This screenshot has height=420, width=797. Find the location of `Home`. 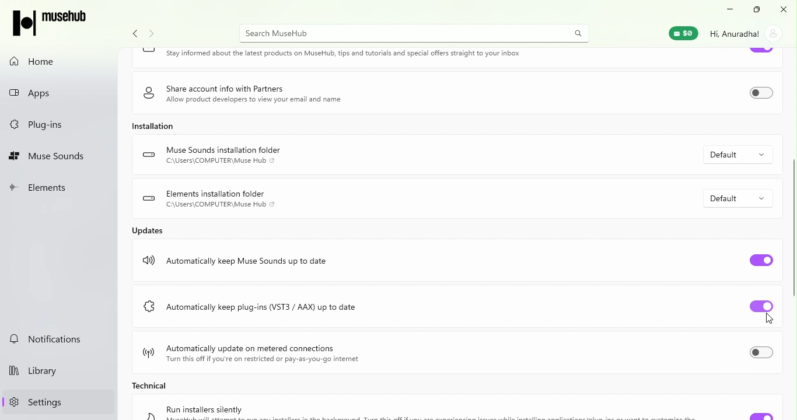

Home is located at coordinates (58, 62).